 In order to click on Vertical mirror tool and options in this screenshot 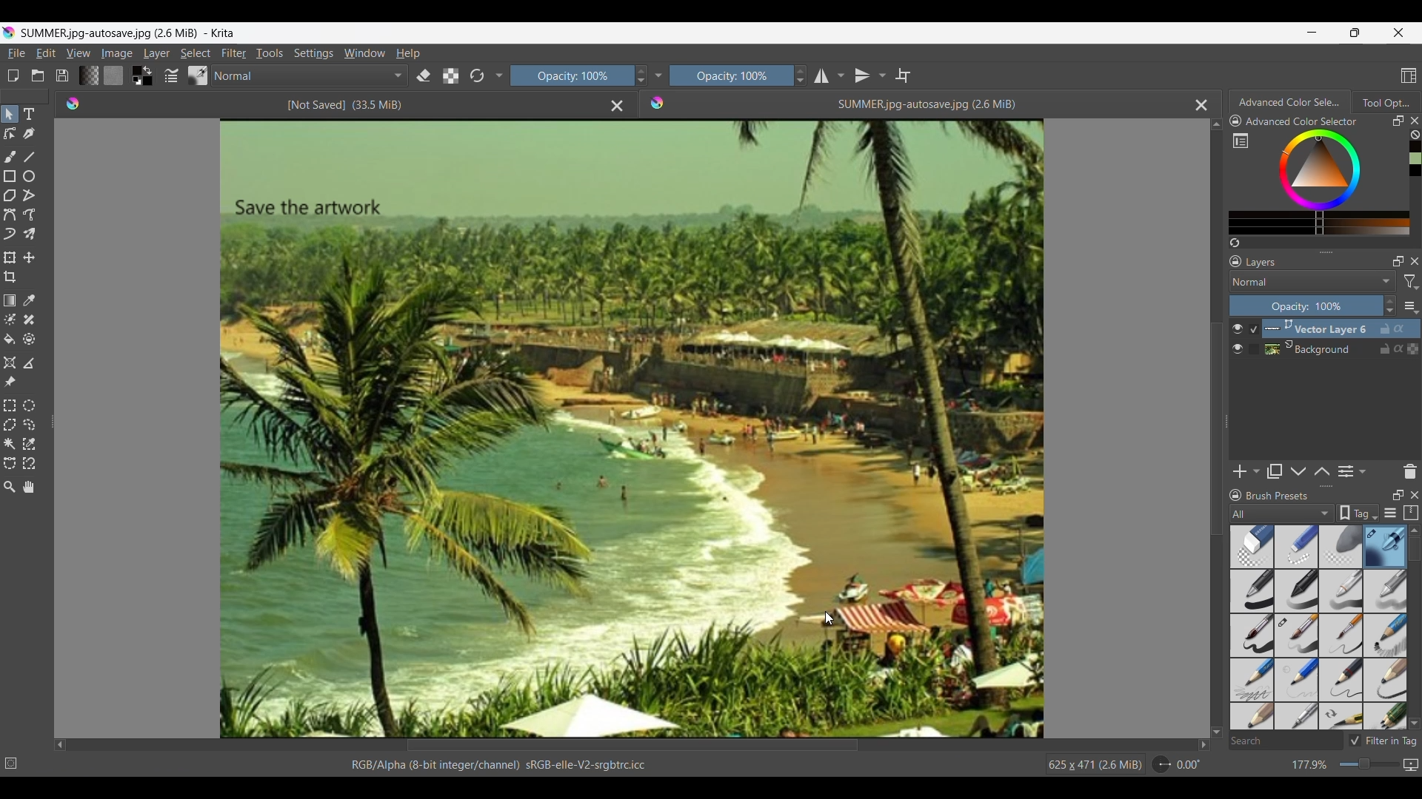, I will do `click(870, 75)`.